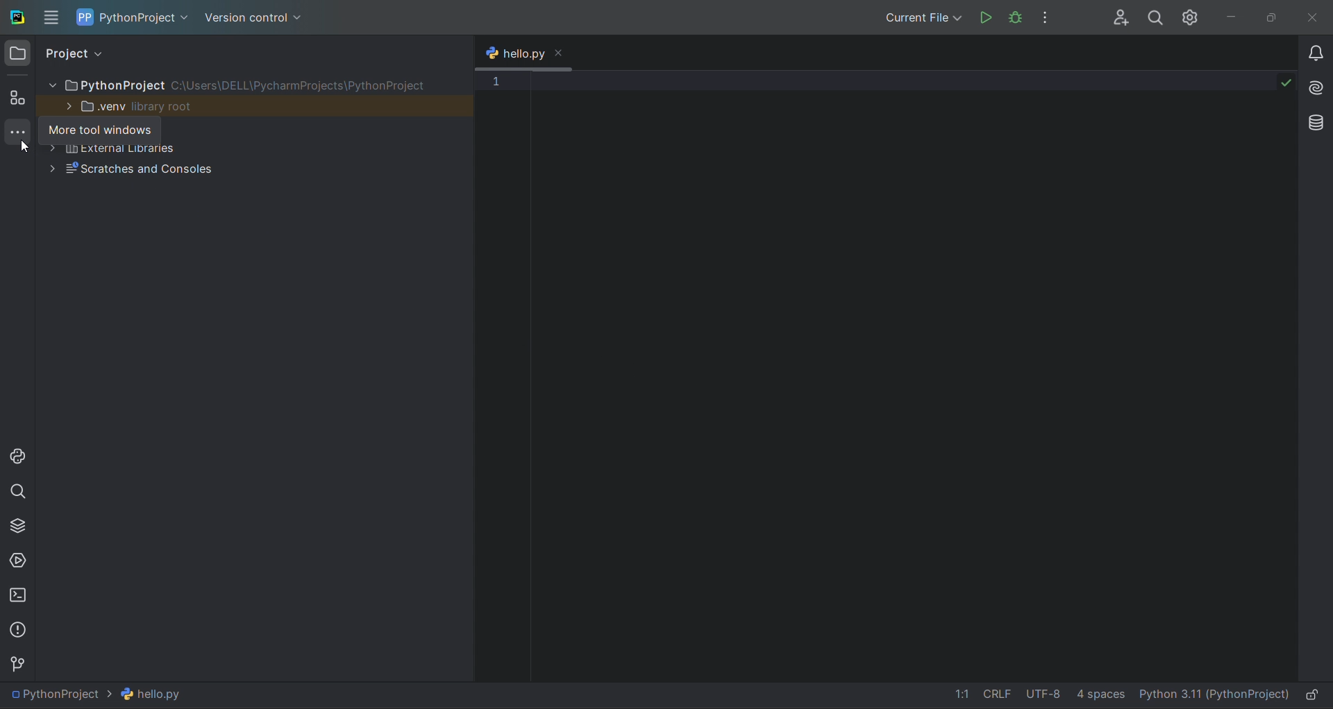 The width and height of the screenshot is (1333, 709). Describe the element at coordinates (1155, 18) in the screenshot. I see `search` at that location.